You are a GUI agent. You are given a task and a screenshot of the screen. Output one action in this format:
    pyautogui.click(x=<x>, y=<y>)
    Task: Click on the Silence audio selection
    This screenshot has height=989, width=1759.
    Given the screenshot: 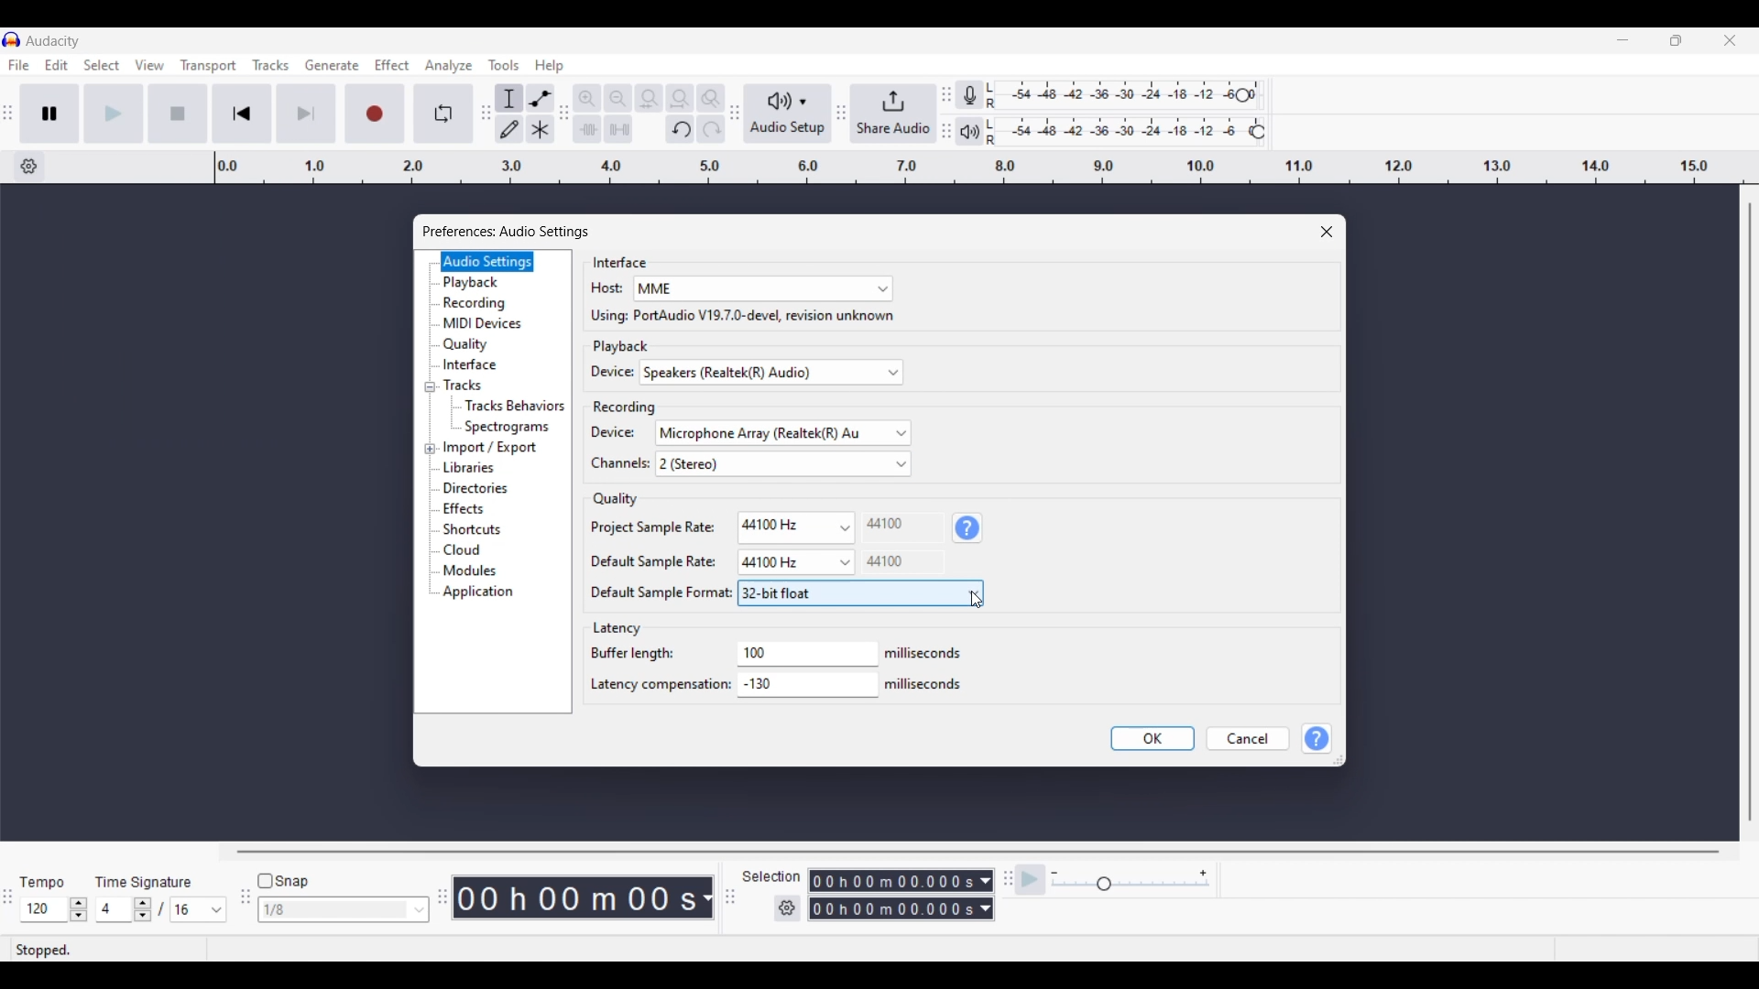 What is the action you would take?
    pyautogui.click(x=618, y=129)
    